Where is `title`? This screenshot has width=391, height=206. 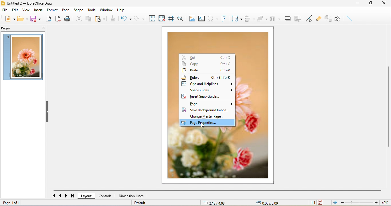
title is located at coordinates (29, 4).